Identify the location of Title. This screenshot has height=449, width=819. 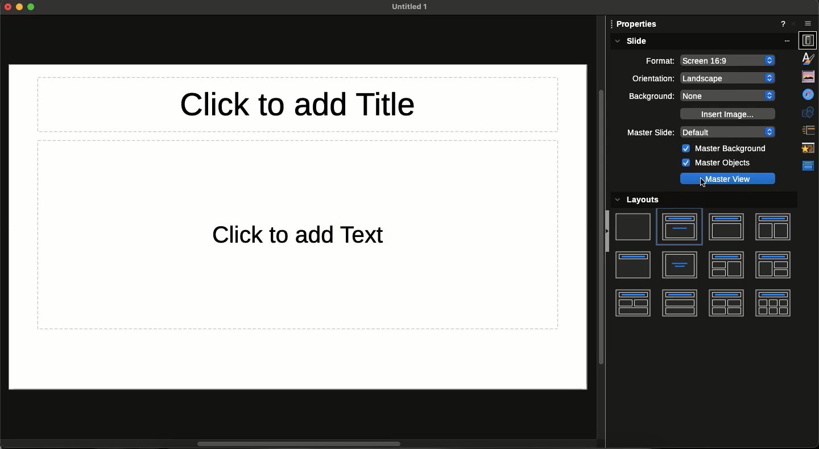
(307, 106).